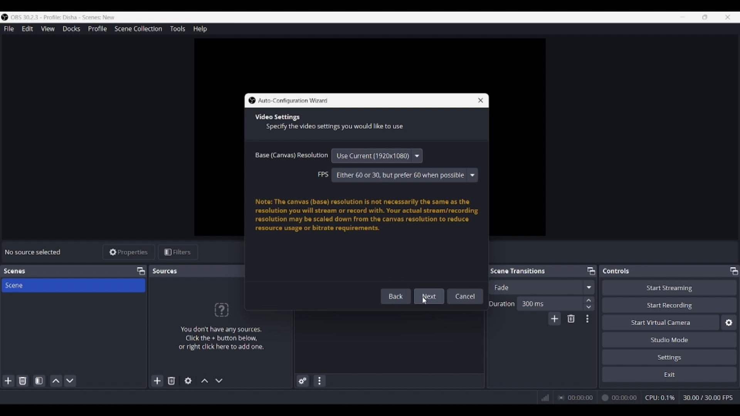  Describe the element at coordinates (660, 398) in the screenshot. I see `CPU` at that location.